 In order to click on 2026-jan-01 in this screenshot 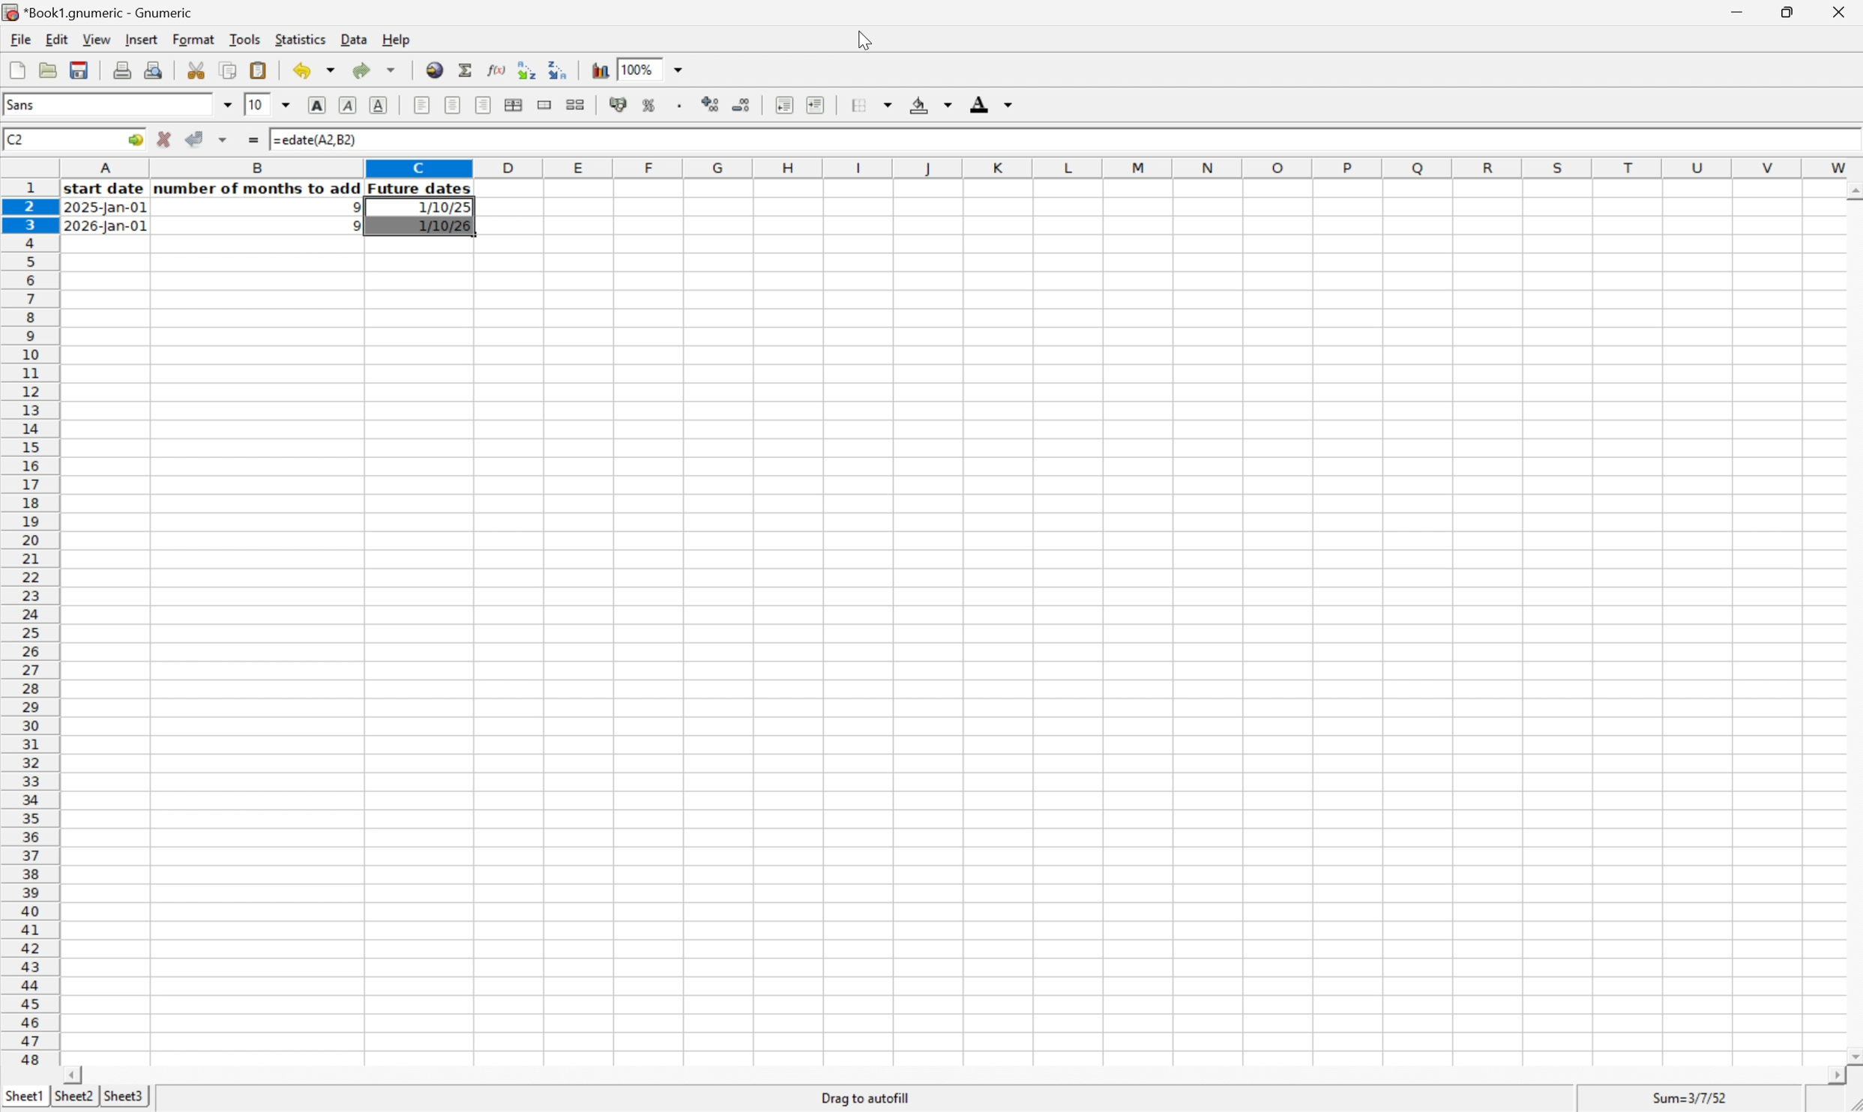, I will do `click(105, 227)`.